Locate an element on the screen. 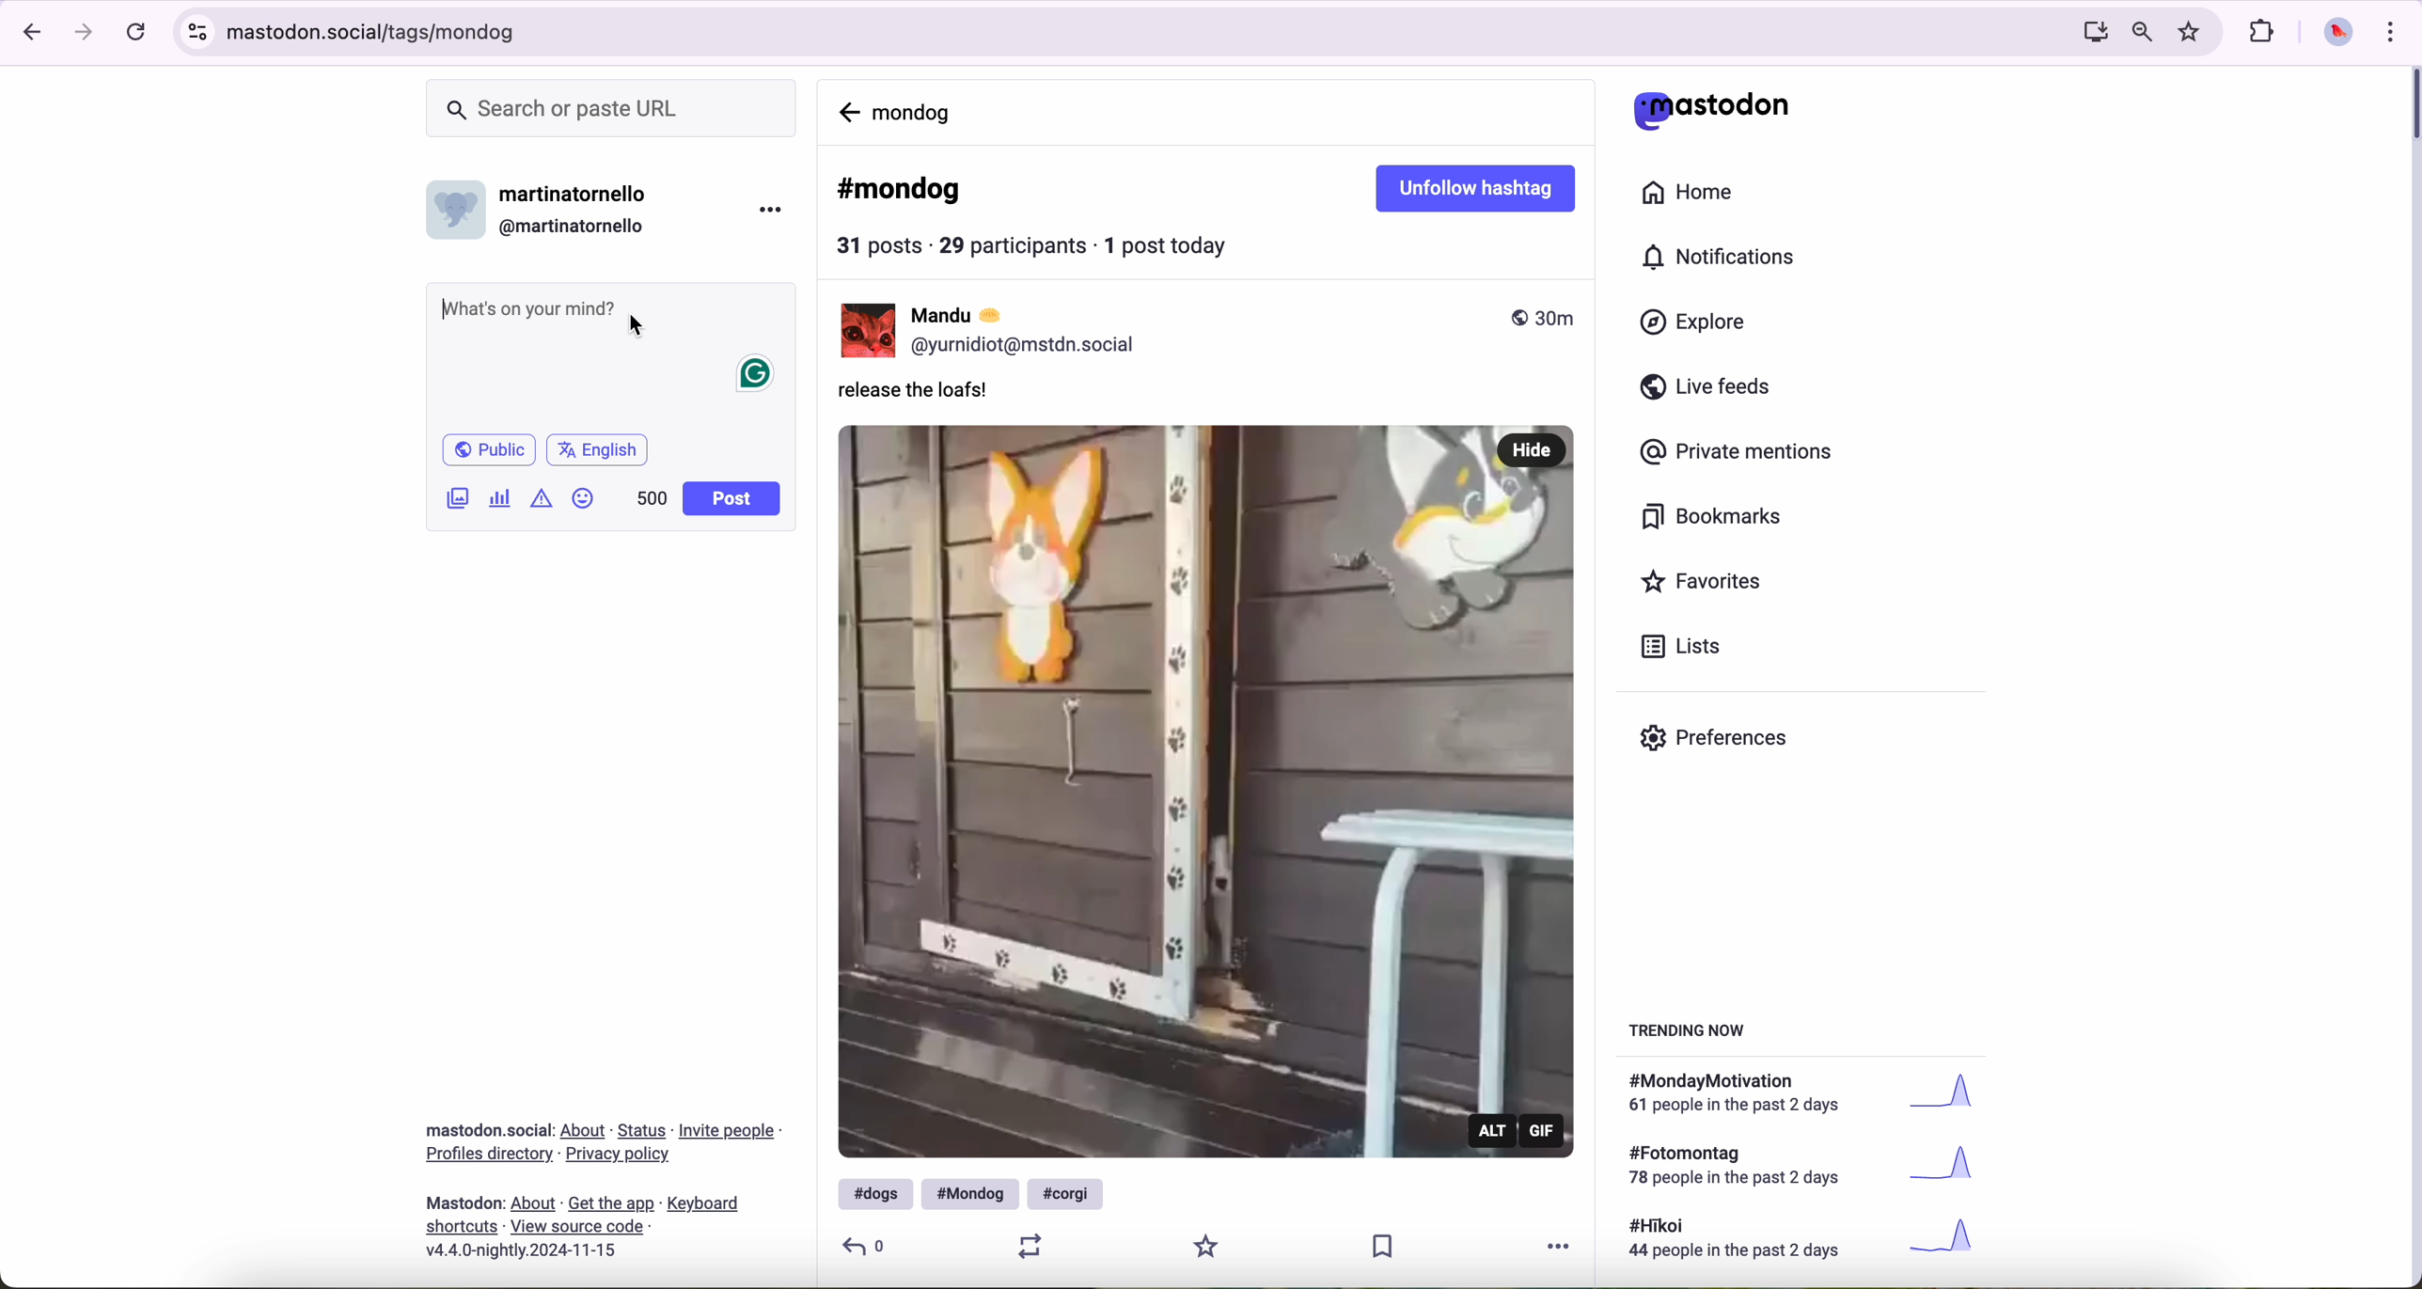 This screenshot has height=1289, width=2422. images is located at coordinates (459, 500).